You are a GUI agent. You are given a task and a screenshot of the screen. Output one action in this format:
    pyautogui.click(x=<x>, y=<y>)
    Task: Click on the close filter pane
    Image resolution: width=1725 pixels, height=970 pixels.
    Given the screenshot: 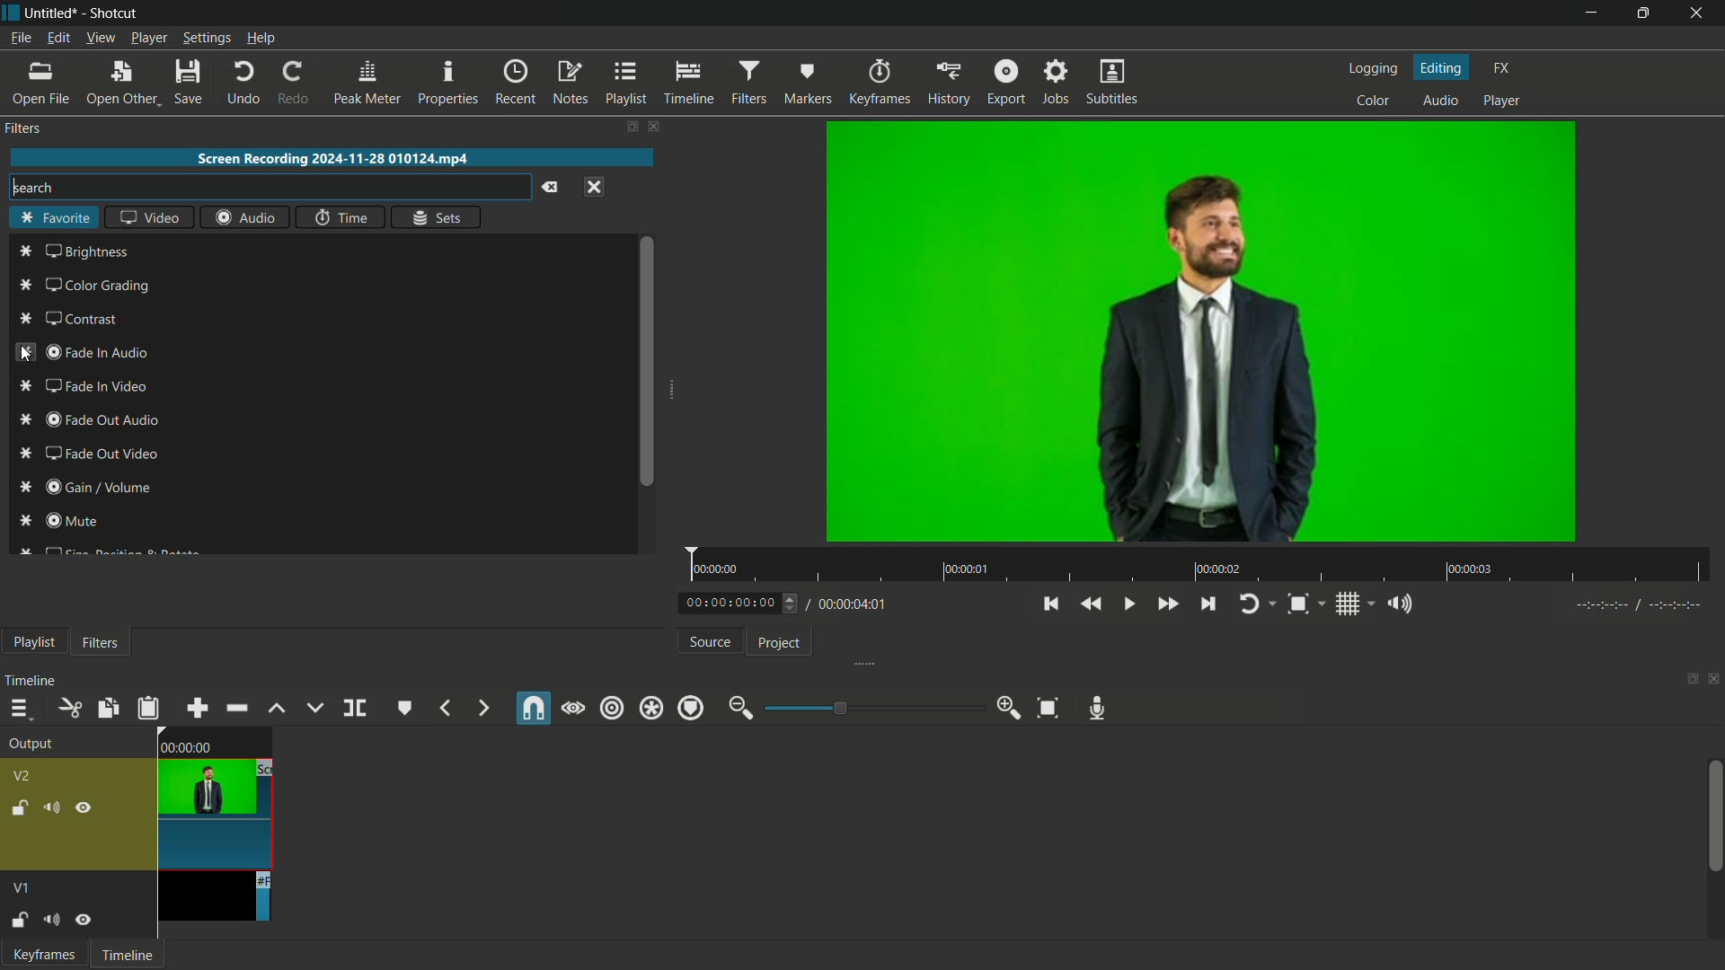 What is the action you would take?
    pyautogui.click(x=659, y=128)
    